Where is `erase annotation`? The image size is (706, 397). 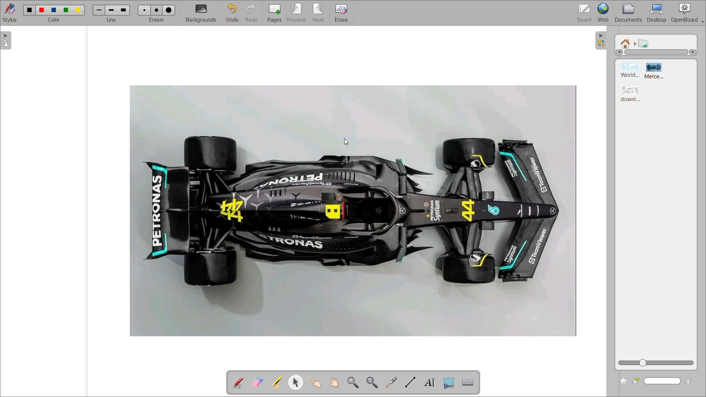
erase annotation is located at coordinates (257, 382).